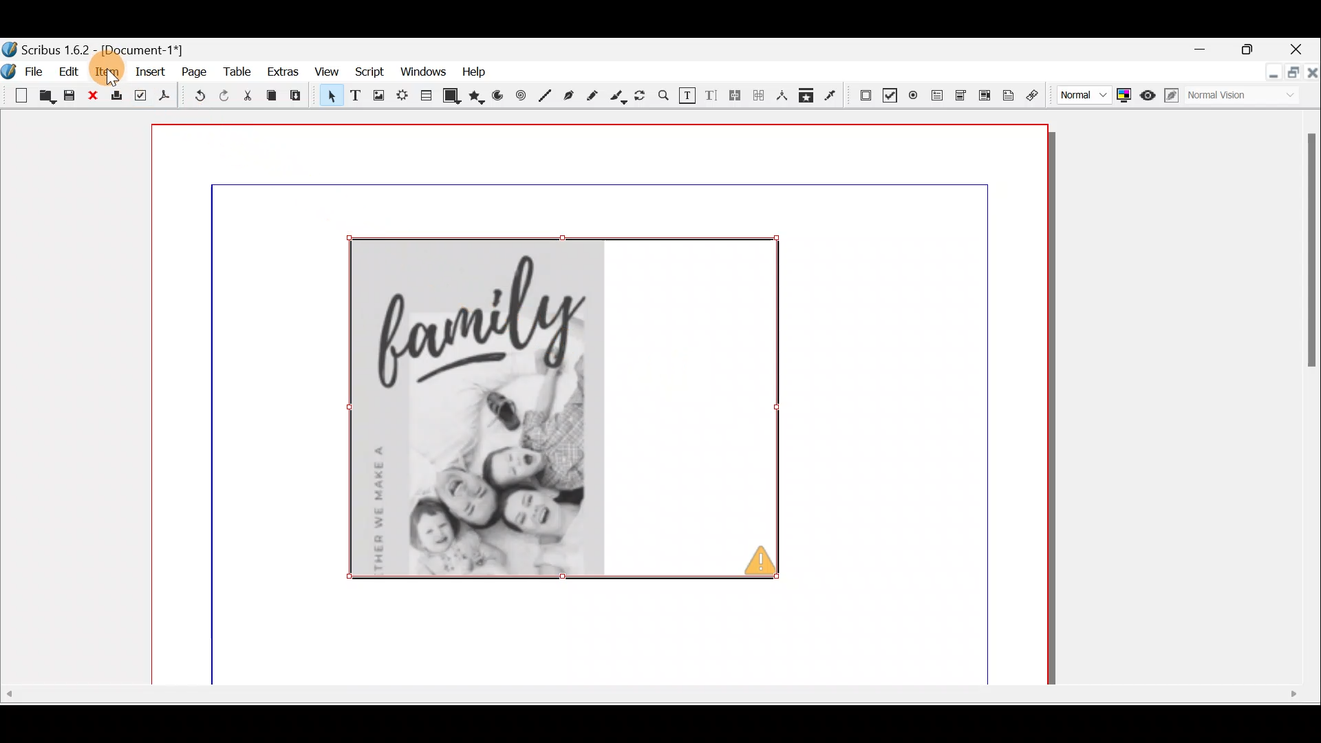 This screenshot has height=743, width=1321. Describe the element at coordinates (687, 96) in the screenshot. I see `Edit contents of frame` at that location.